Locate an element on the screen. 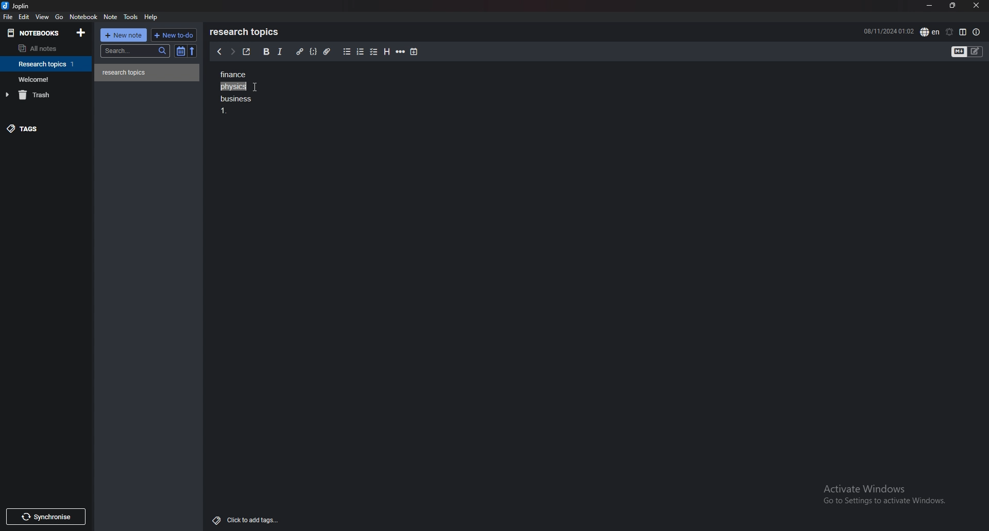 The width and height of the screenshot is (989, 531). notebook is located at coordinates (47, 64).